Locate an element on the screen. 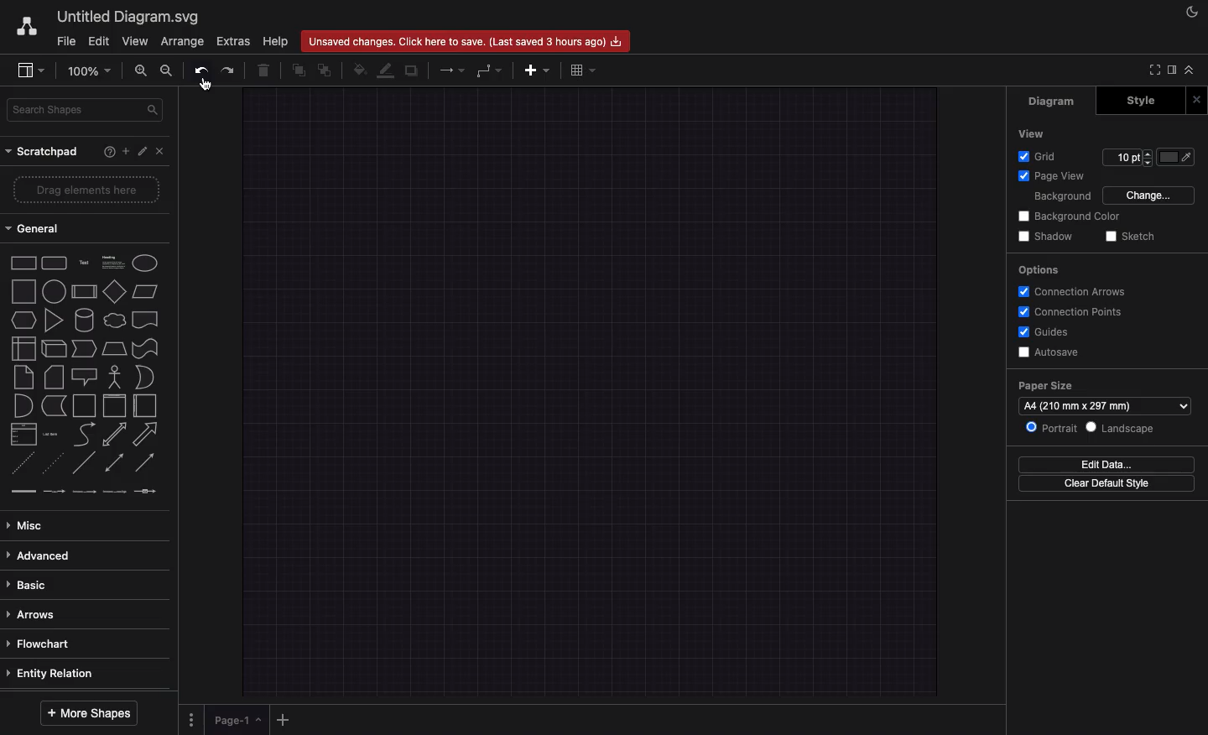 The height and width of the screenshot is (735, 1208). Extras is located at coordinates (233, 42).